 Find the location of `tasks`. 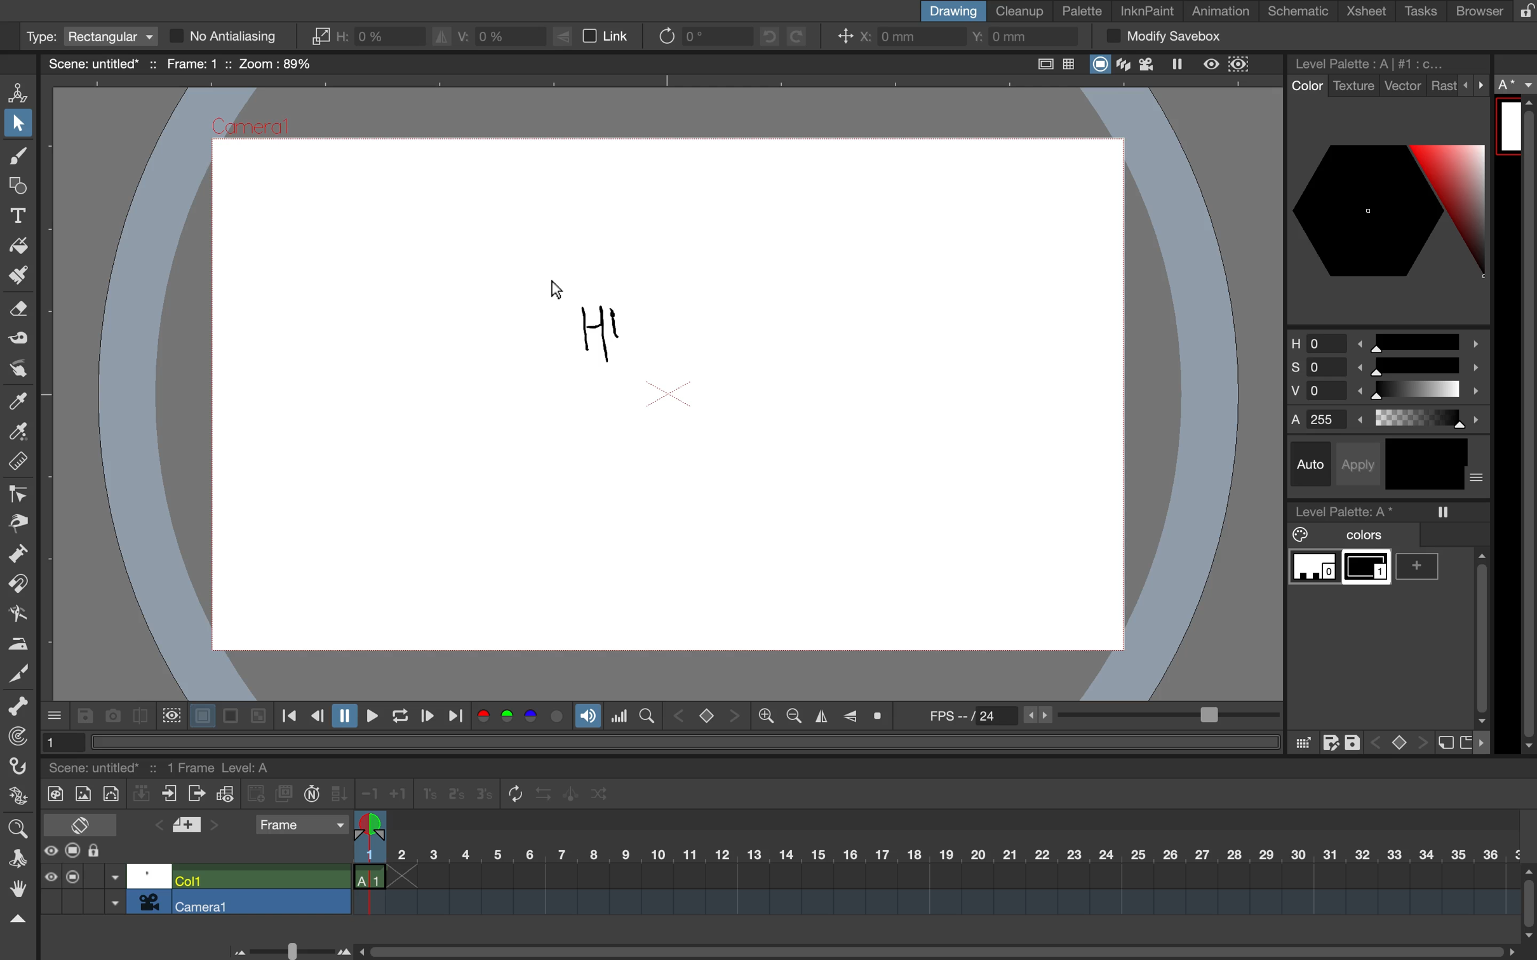

tasks is located at coordinates (1418, 11).